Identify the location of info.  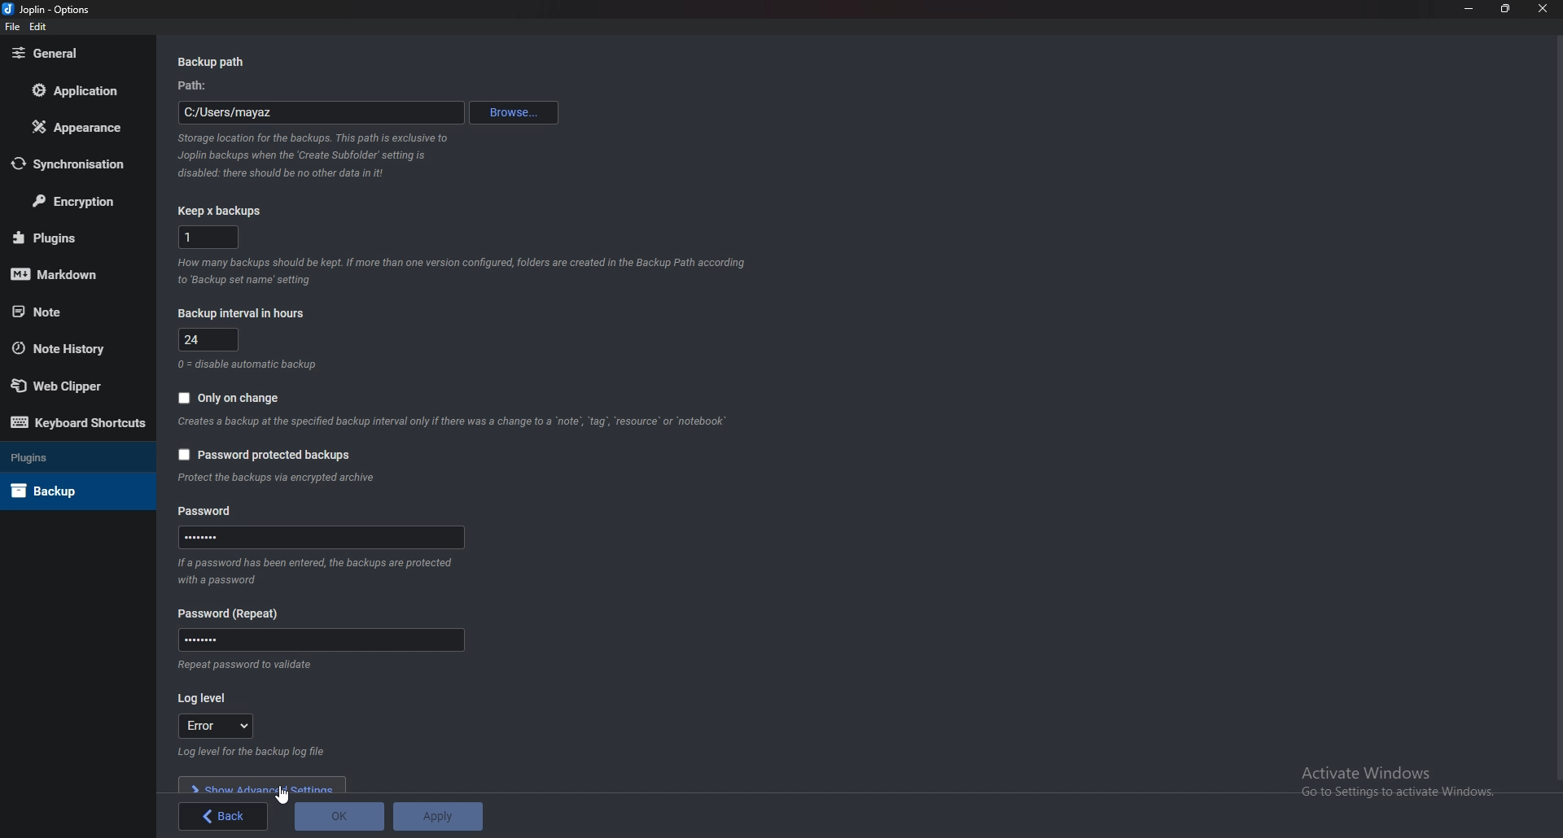
(447, 423).